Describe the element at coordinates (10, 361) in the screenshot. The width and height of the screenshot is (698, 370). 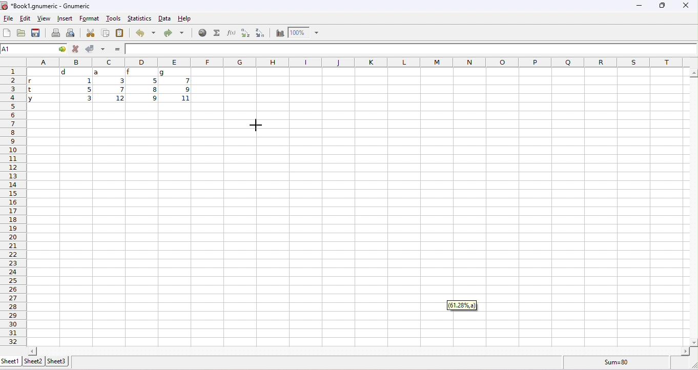
I see `sheet1` at that location.